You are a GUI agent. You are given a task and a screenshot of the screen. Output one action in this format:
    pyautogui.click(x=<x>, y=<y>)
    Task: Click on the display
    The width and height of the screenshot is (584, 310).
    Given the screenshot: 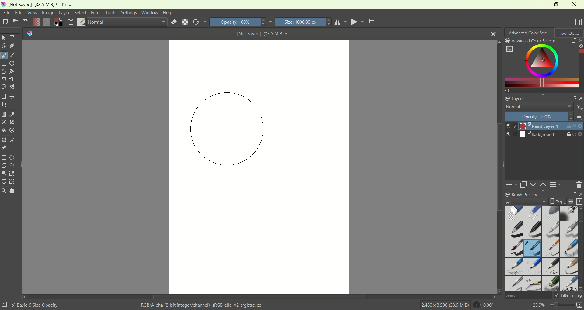 What is the action you would take?
    pyautogui.click(x=571, y=202)
    